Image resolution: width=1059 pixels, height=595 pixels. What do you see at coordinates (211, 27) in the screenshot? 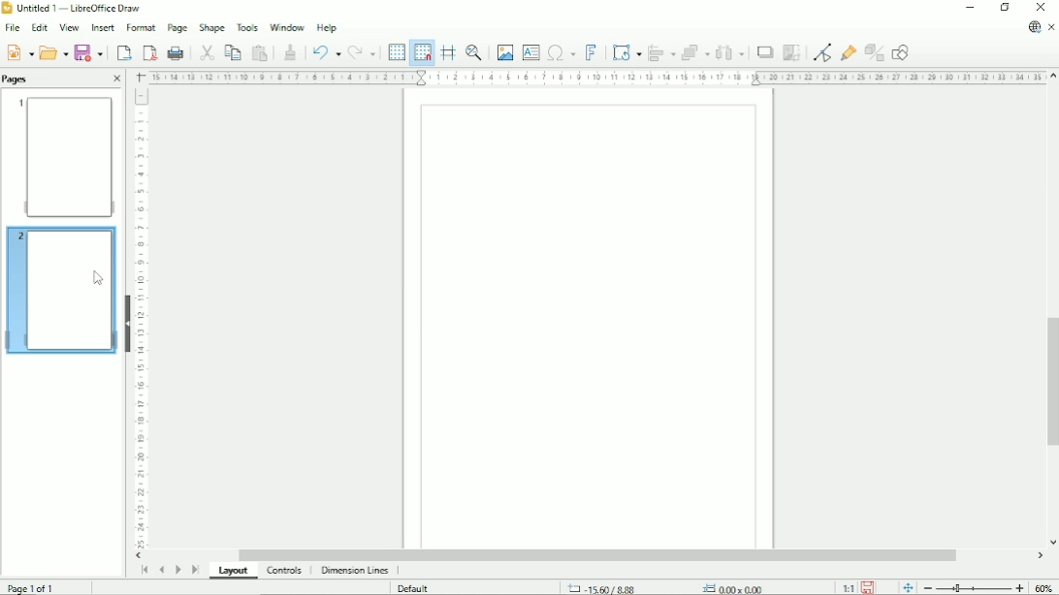
I see `Shape` at bounding box center [211, 27].